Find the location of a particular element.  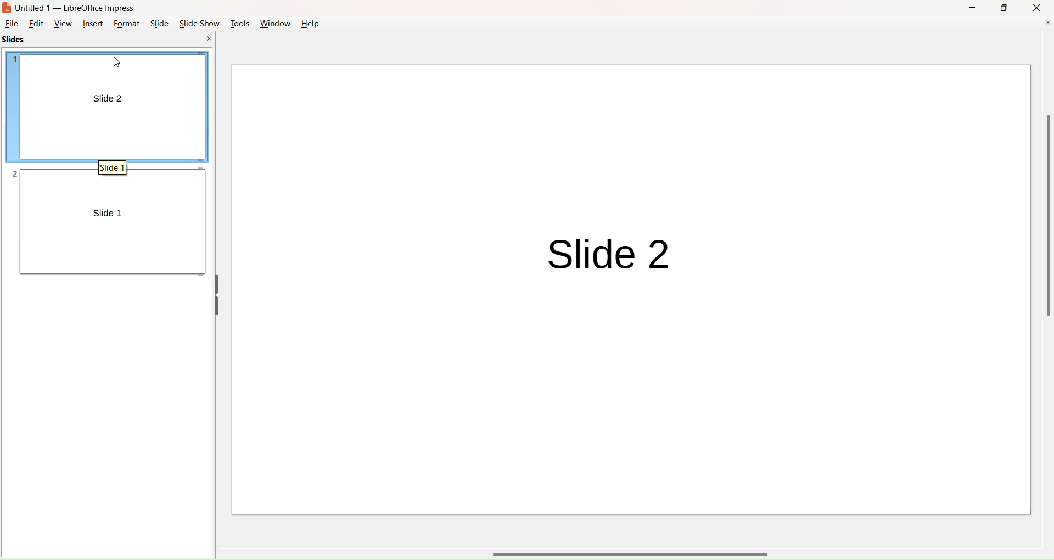

slide number is located at coordinates (15, 175).